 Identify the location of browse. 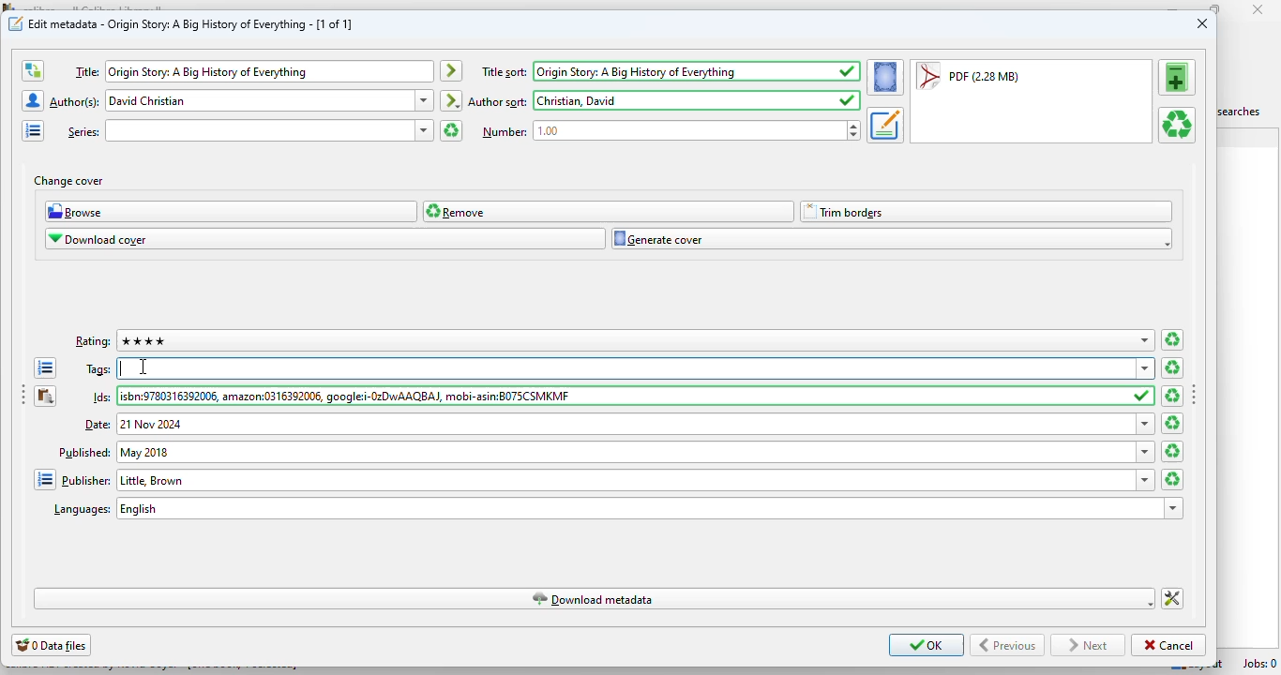
(232, 211).